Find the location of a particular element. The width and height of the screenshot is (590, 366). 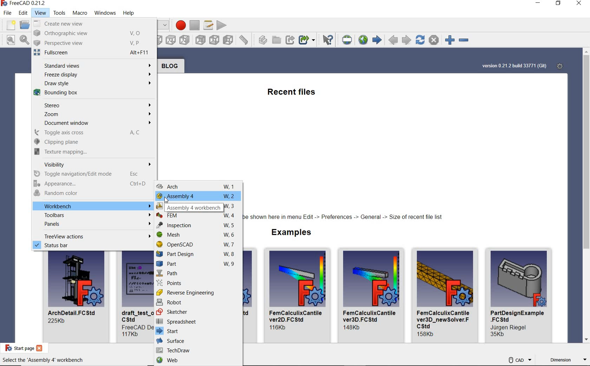

start is located at coordinates (196, 331).